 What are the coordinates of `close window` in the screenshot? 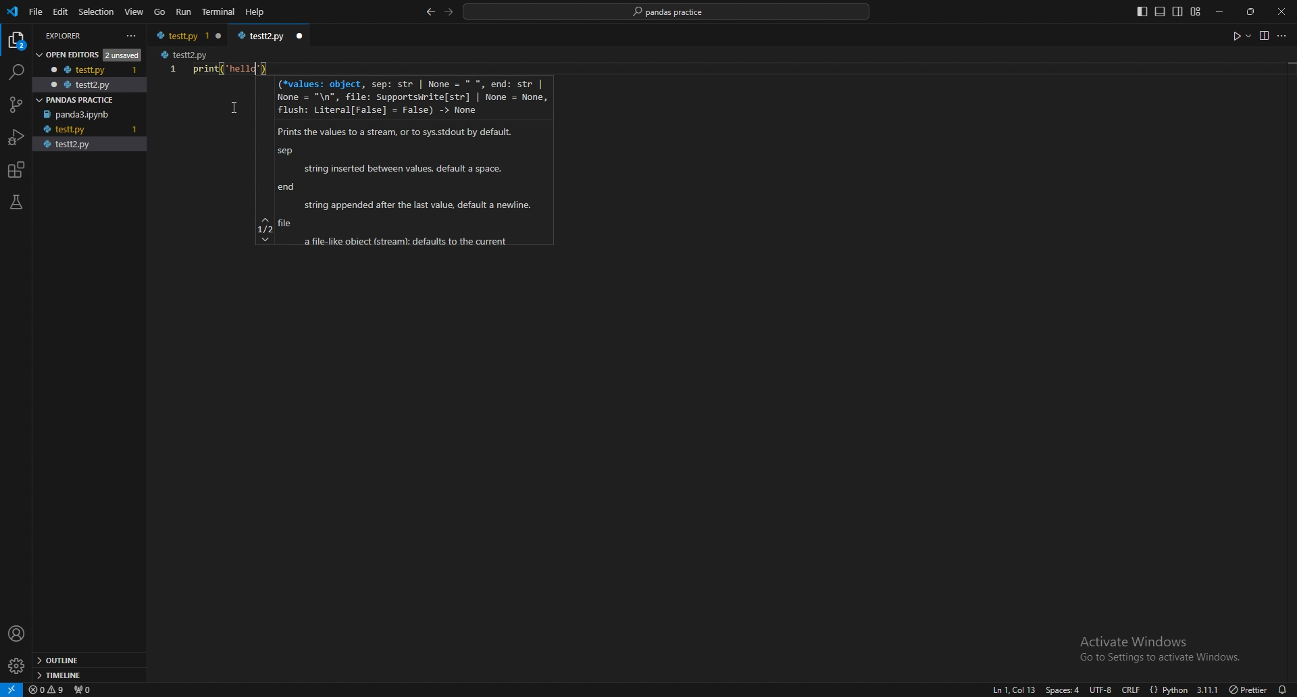 It's located at (220, 35).